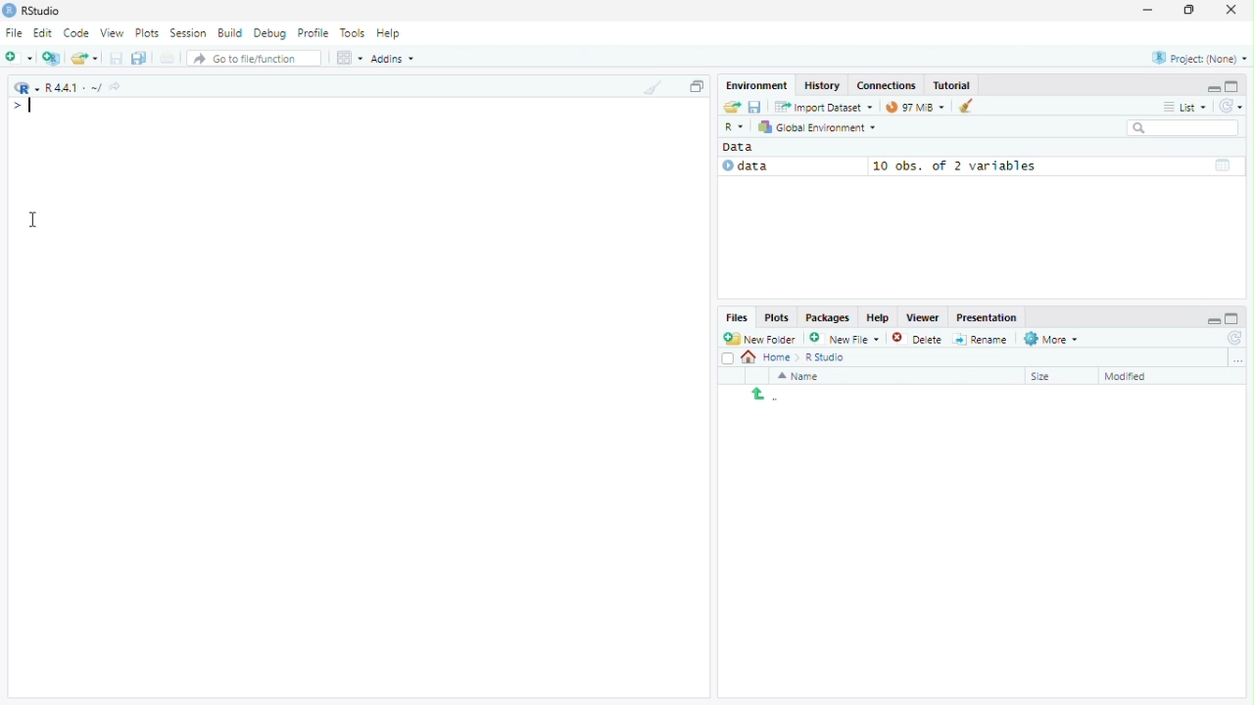 The image size is (1254, 705). I want to click on Plots, so click(150, 32).